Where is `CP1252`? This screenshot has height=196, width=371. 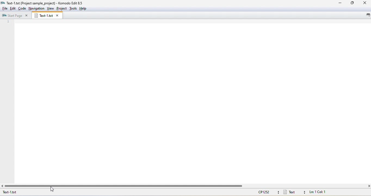
CP1252 is located at coordinates (268, 192).